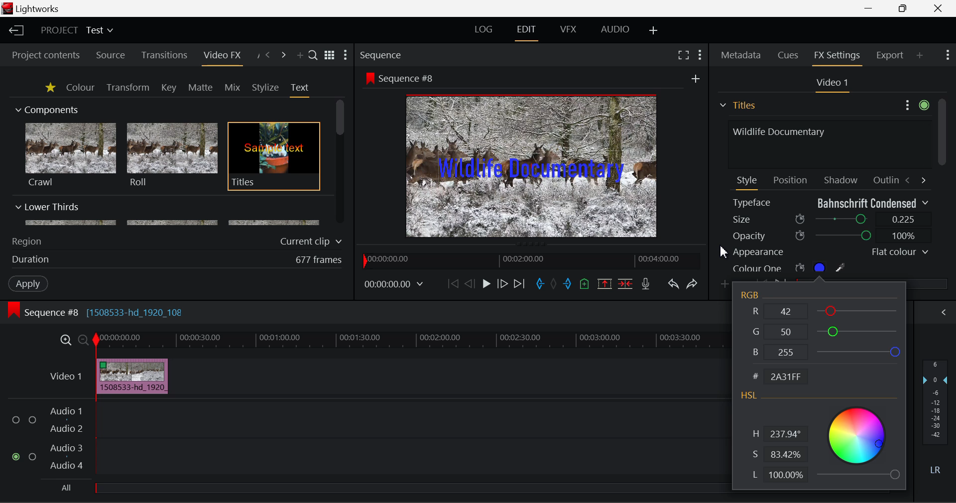 Image resolution: width=956 pixels, height=503 pixels. Describe the element at coordinates (302, 90) in the screenshot. I see `Text Tab Open` at that location.